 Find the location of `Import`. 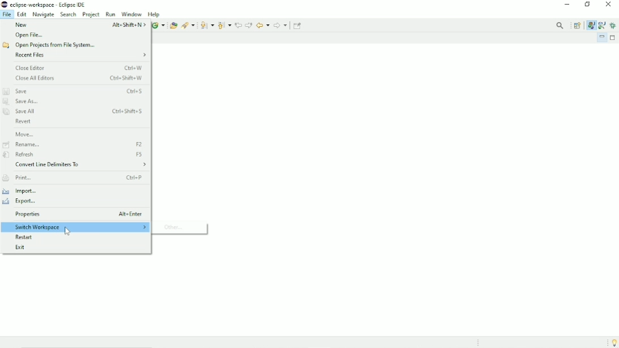

Import is located at coordinates (25, 190).